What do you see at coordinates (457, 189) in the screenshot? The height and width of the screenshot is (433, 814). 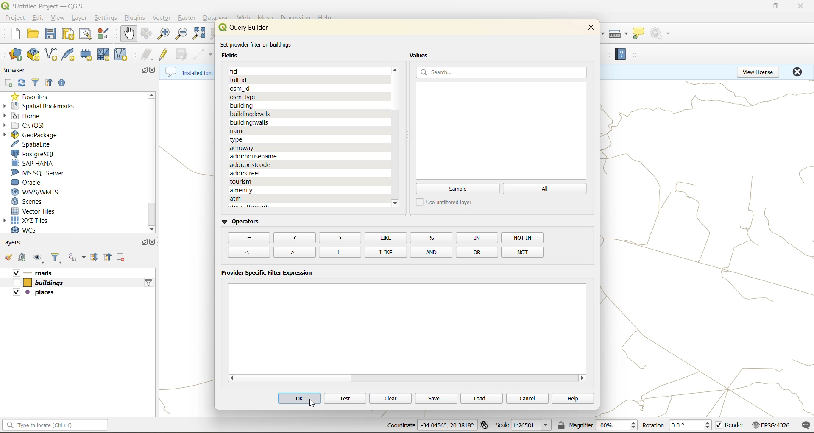 I see `sample` at bounding box center [457, 189].